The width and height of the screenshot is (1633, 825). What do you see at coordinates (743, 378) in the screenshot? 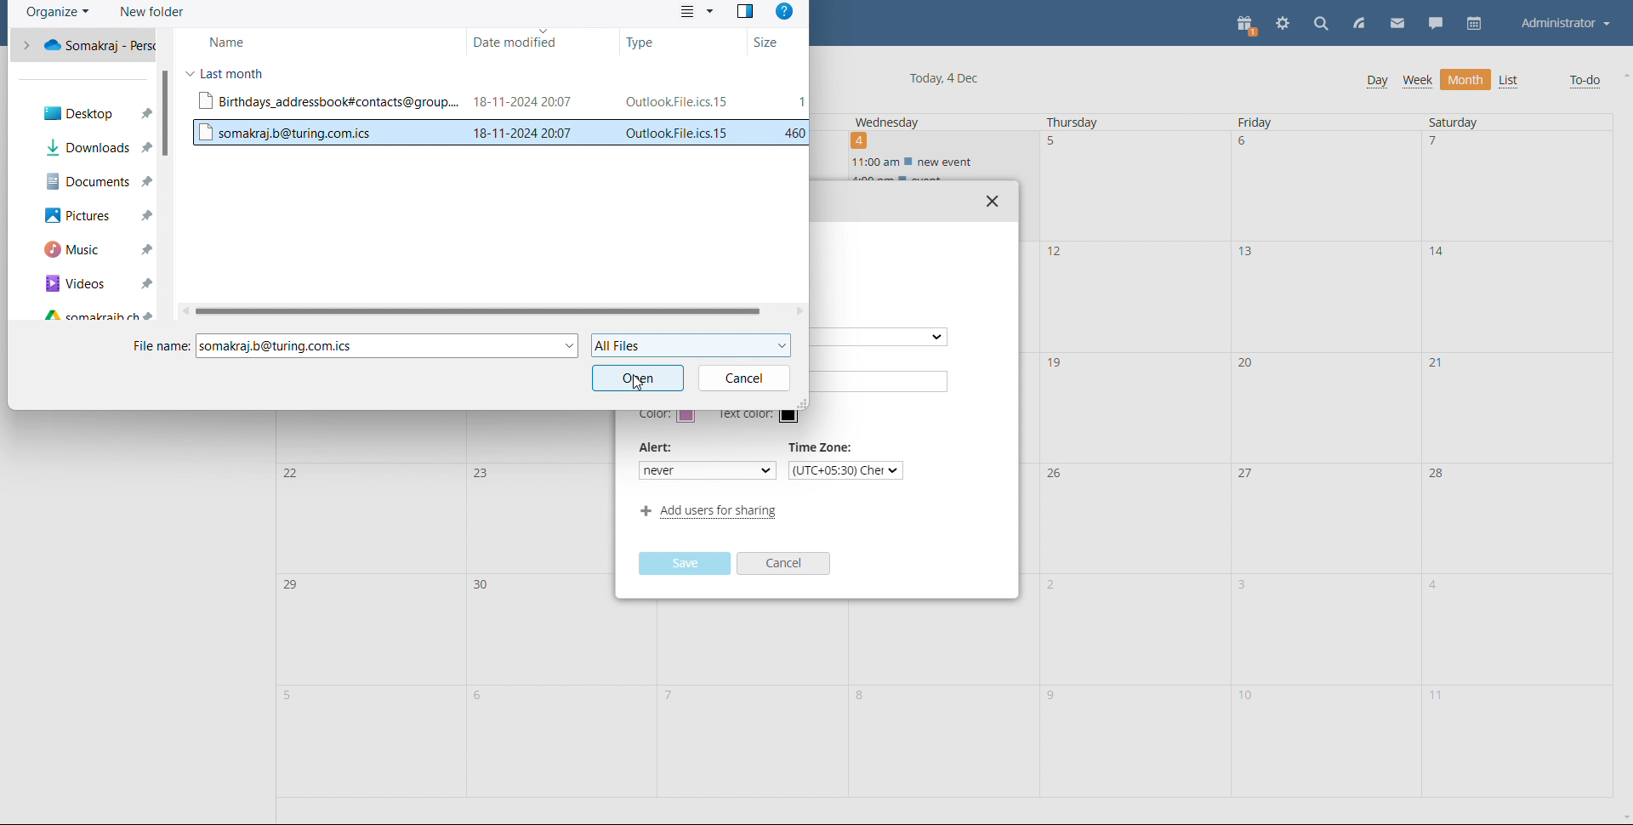
I see `cancel` at bounding box center [743, 378].